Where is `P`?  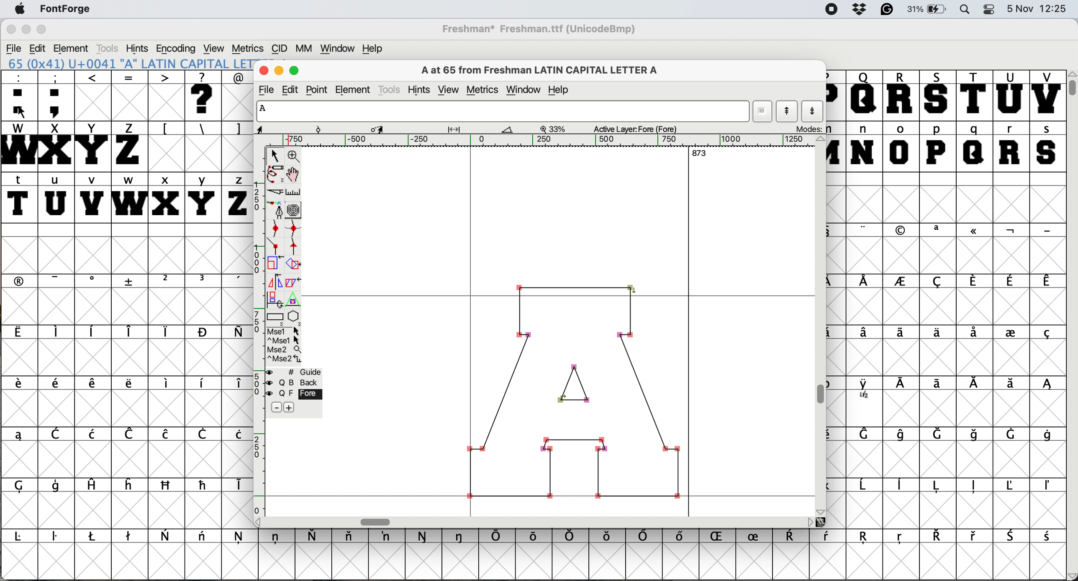 P is located at coordinates (835, 95).